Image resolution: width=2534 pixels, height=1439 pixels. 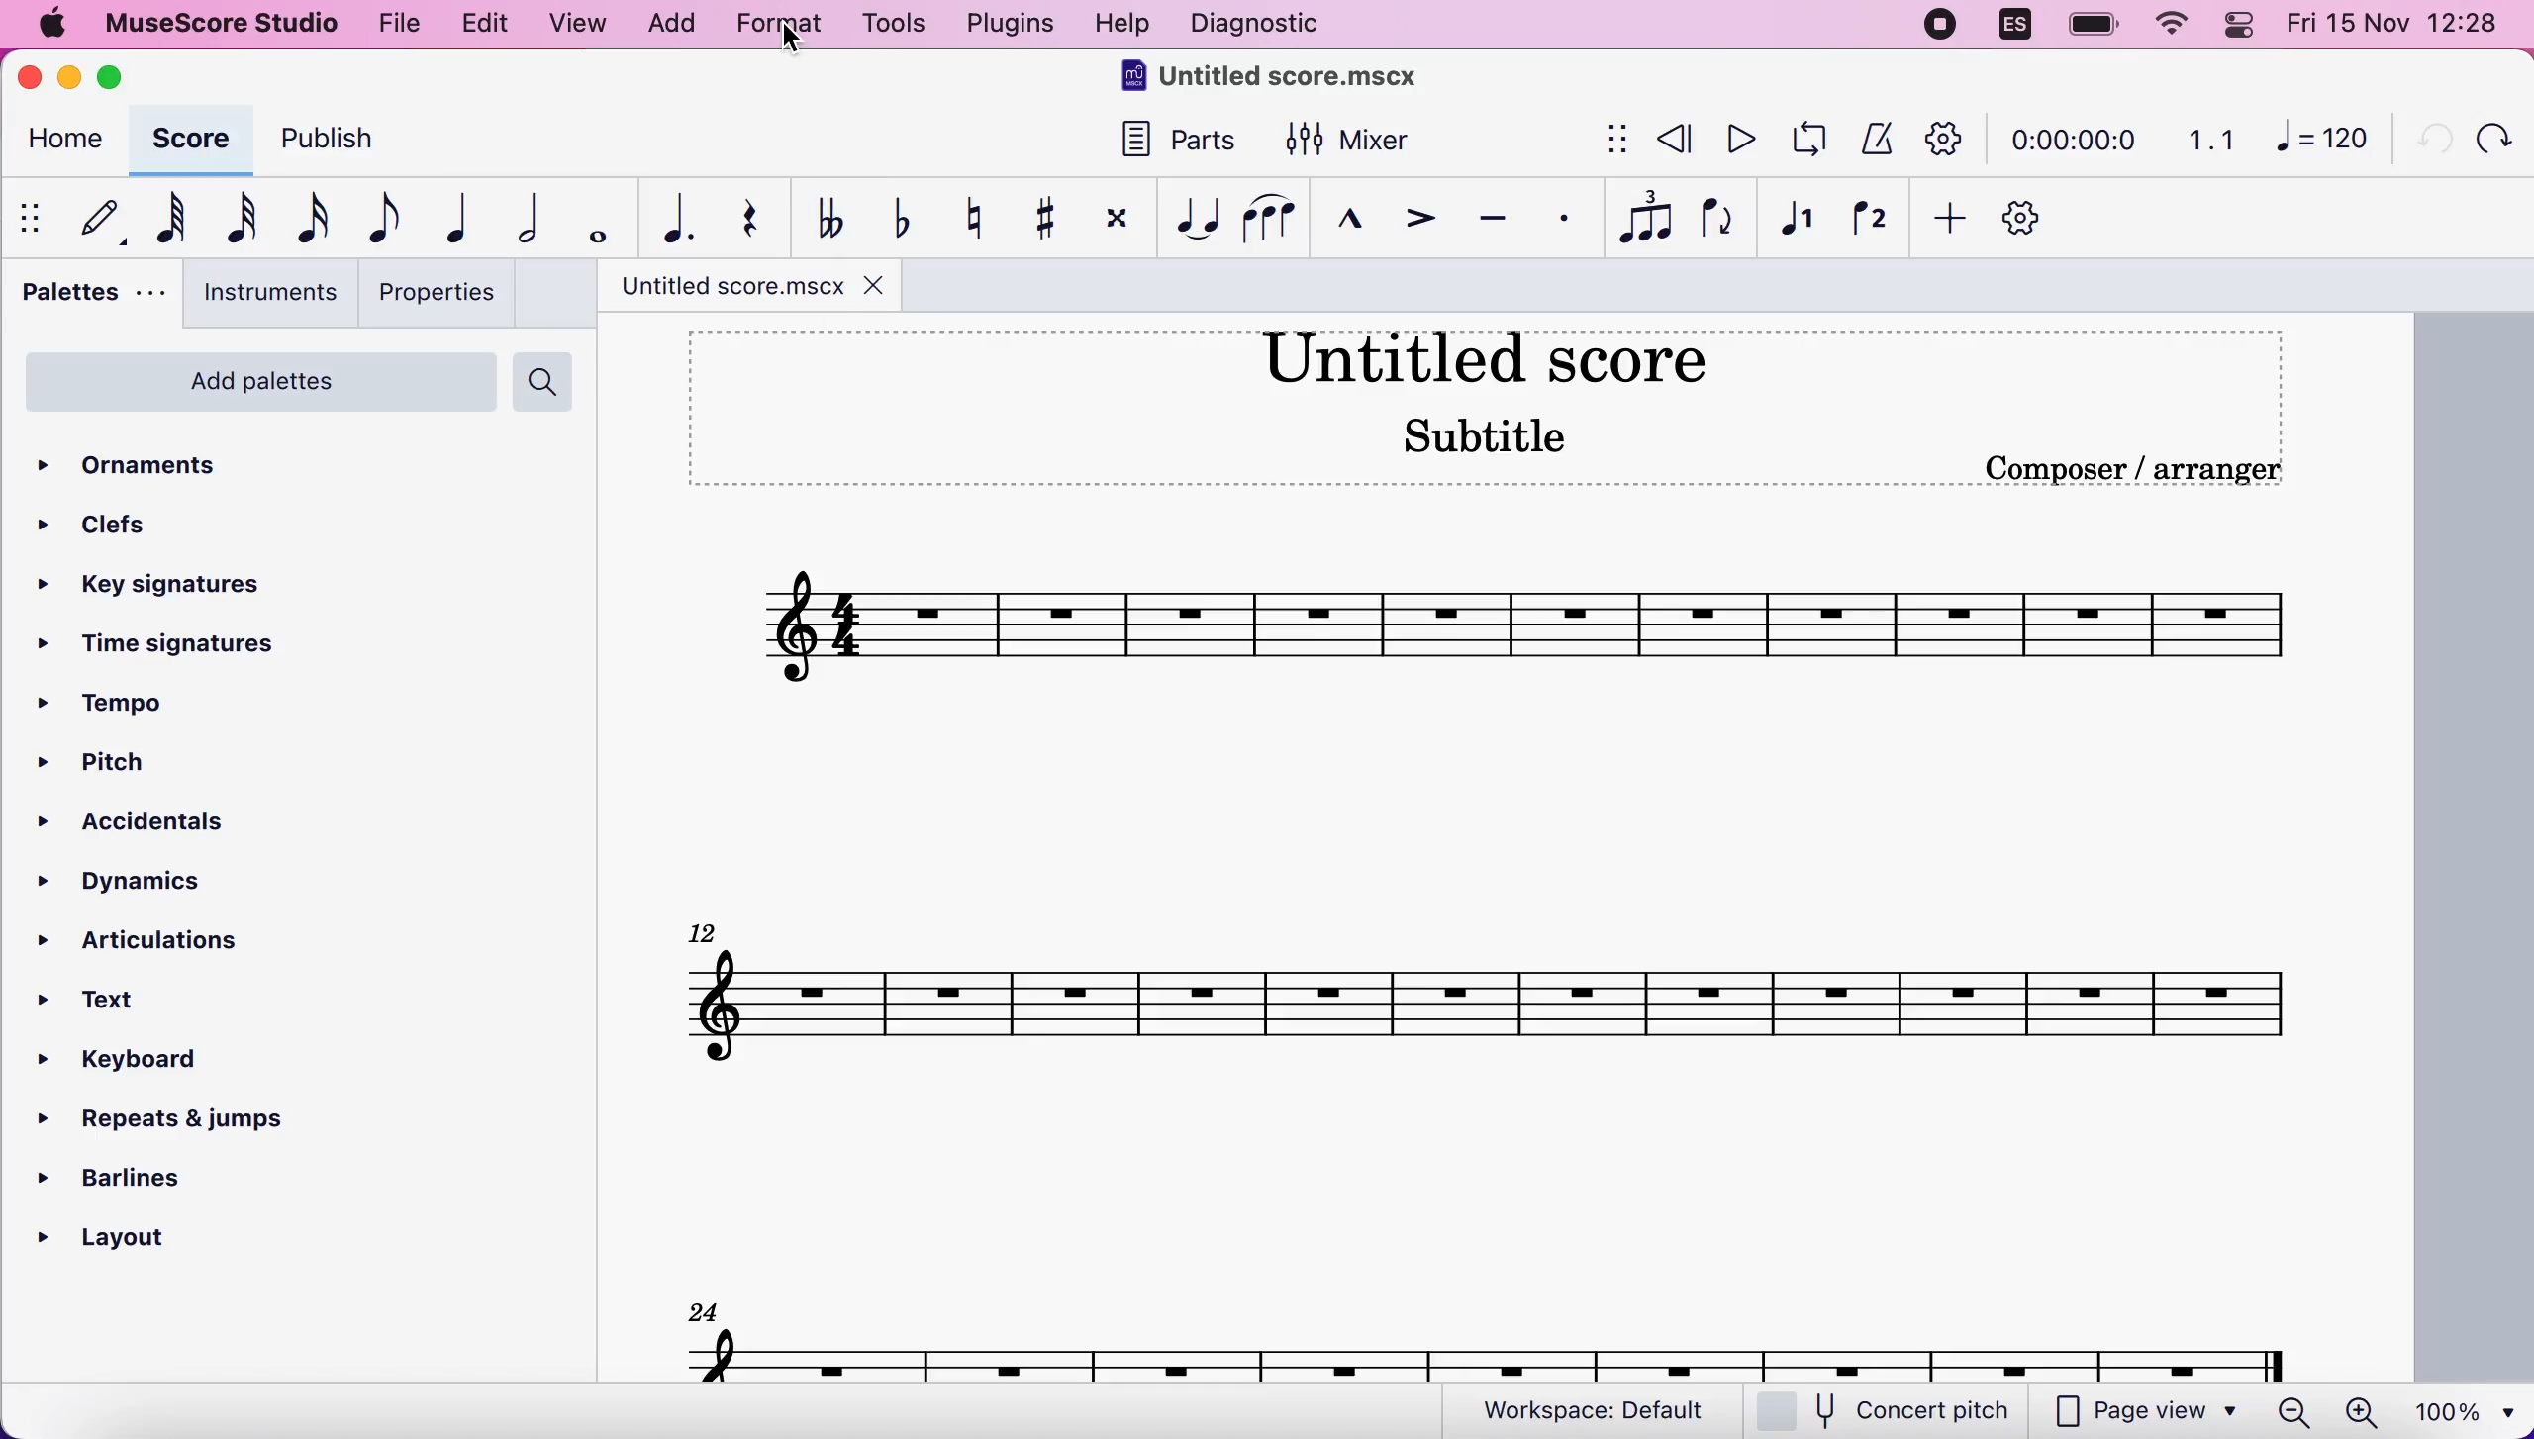 What do you see at coordinates (1945, 138) in the screenshot?
I see `playback settings` at bounding box center [1945, 138].